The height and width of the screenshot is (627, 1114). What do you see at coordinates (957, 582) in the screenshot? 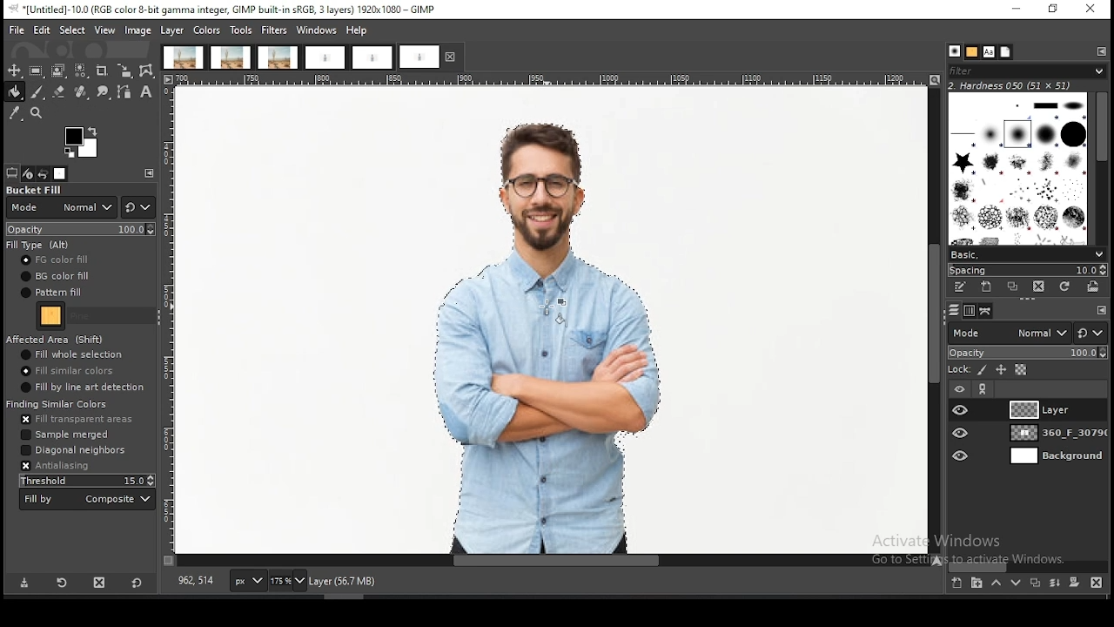
I see `create a new layer` at bounding box center [957, 582].